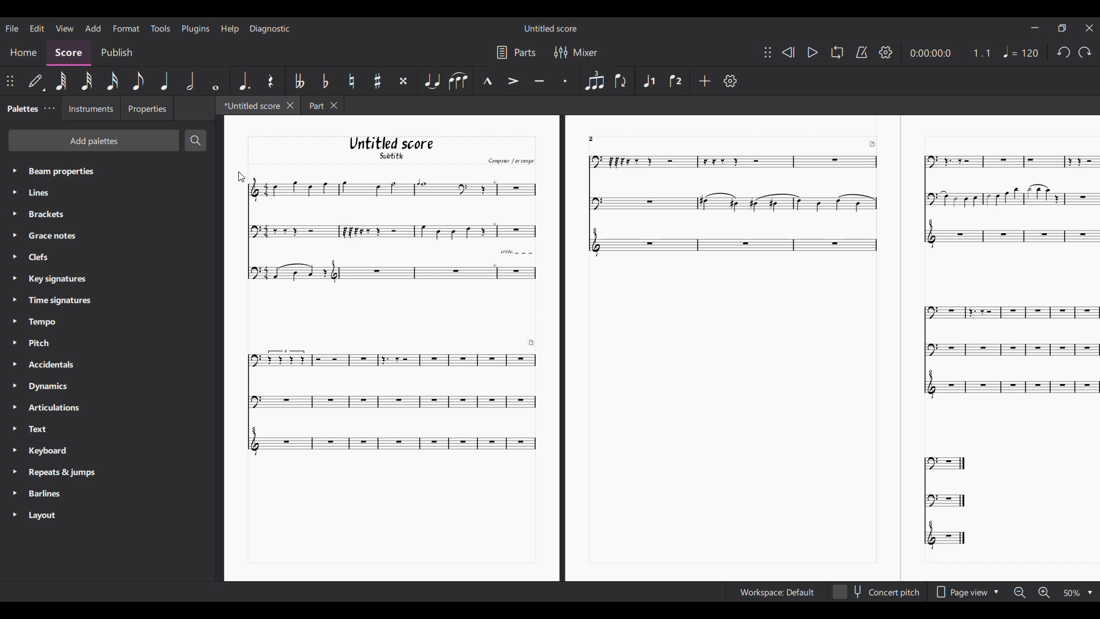  Describe the element at coordinates (46, 515) in the screenshot. I see `Layout` at that location.